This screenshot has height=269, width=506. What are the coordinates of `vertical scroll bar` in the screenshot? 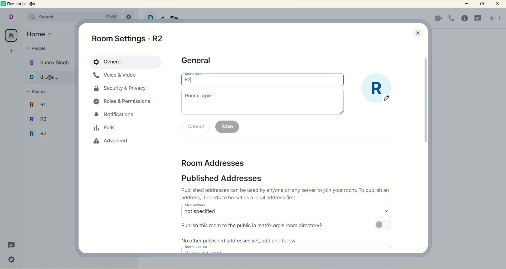 It's located at (425, 101).